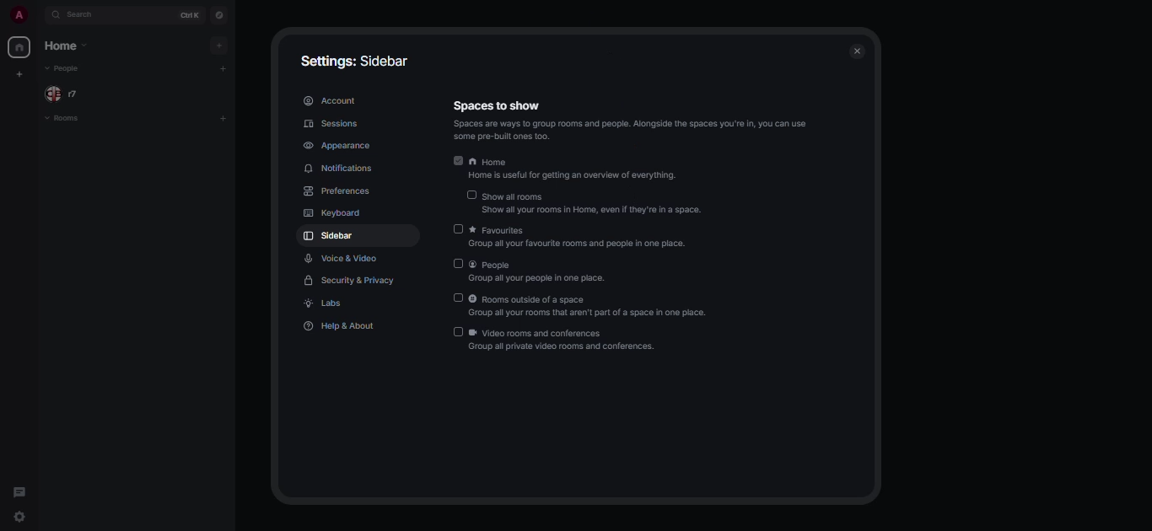 The height and width of the screenshot is (531, 1152). Describe the element at coordinates (343, 259) in the screenshot. I see `voice & video` at that location.